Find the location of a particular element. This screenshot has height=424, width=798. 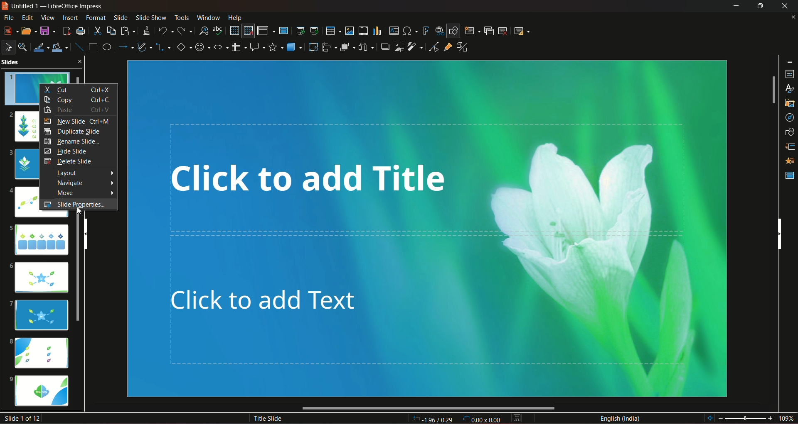

logo and title is located at coordinates (54, 7).